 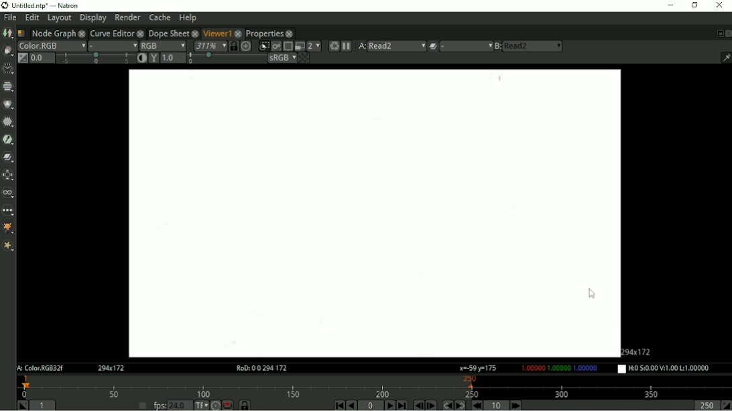 I want to click on close, so click(x=239, y=33).